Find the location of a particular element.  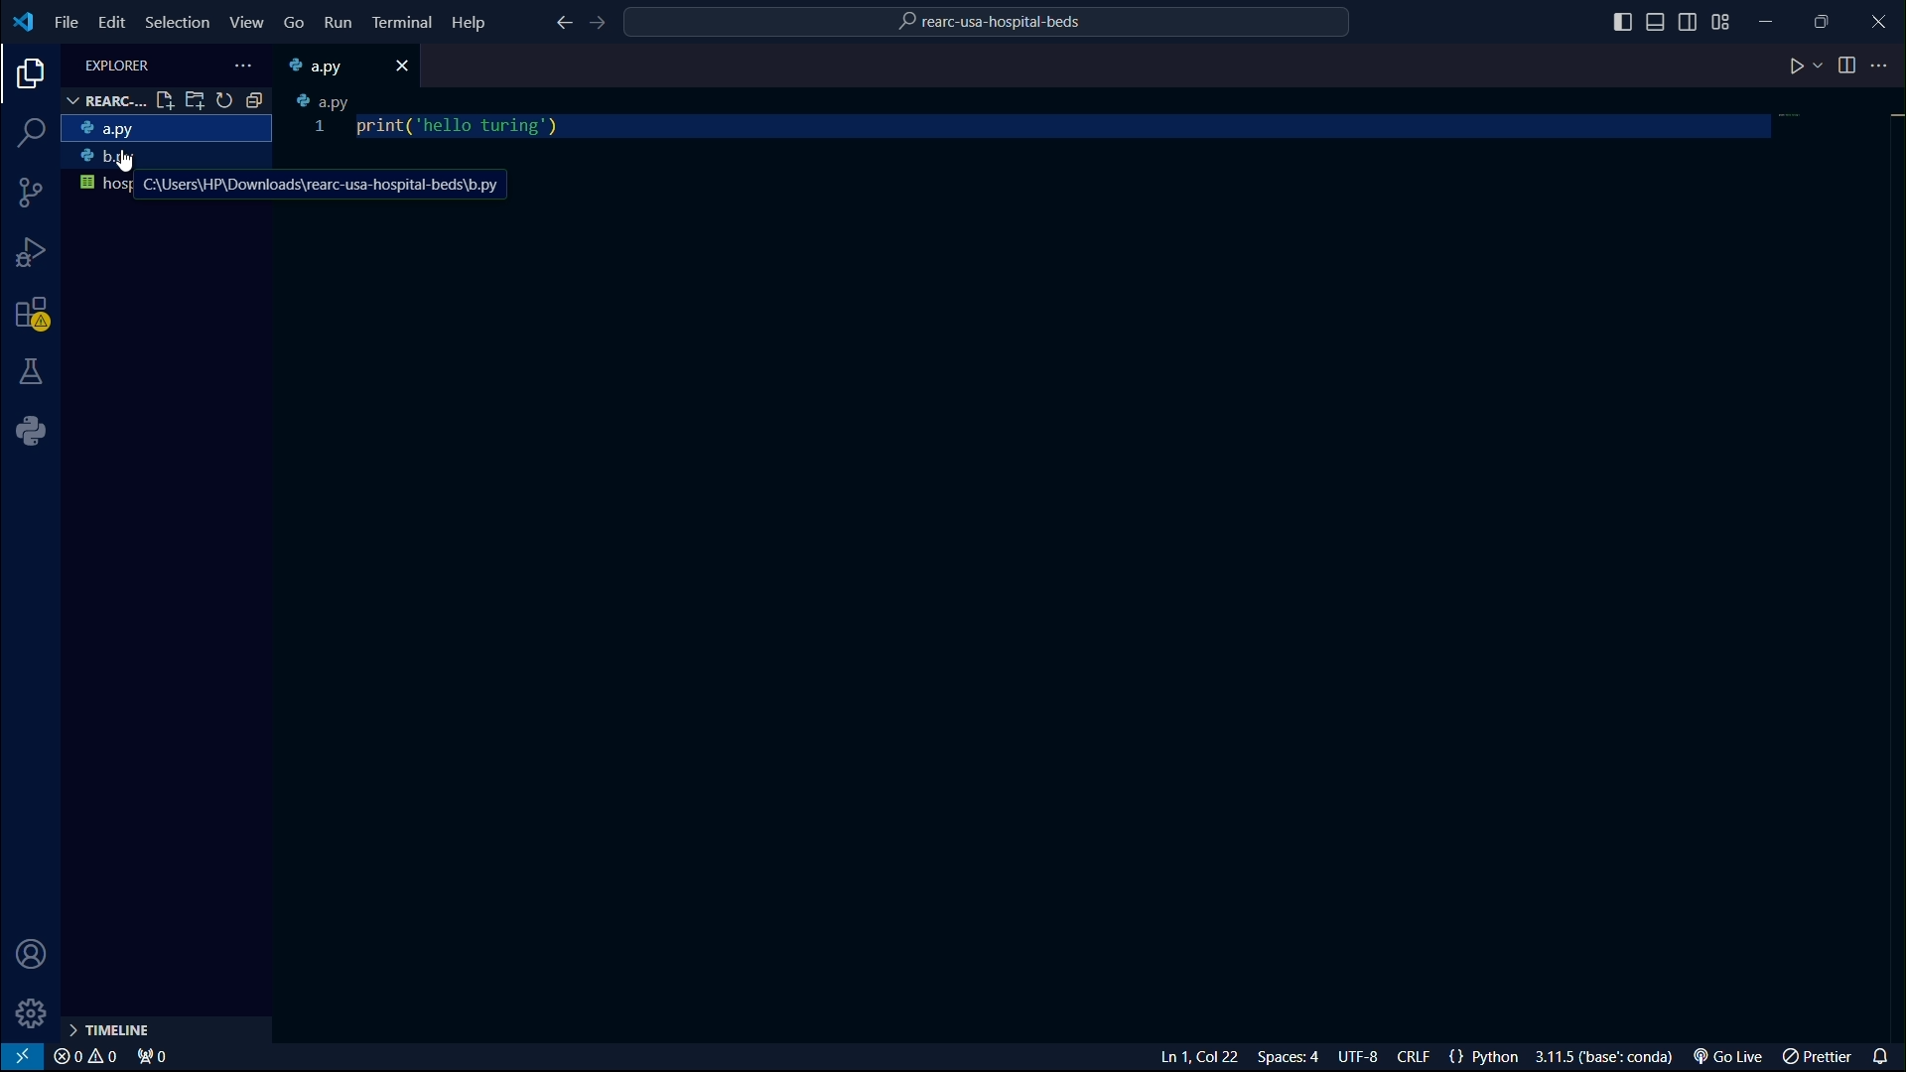

help menu is located at coordinates (470, 22).